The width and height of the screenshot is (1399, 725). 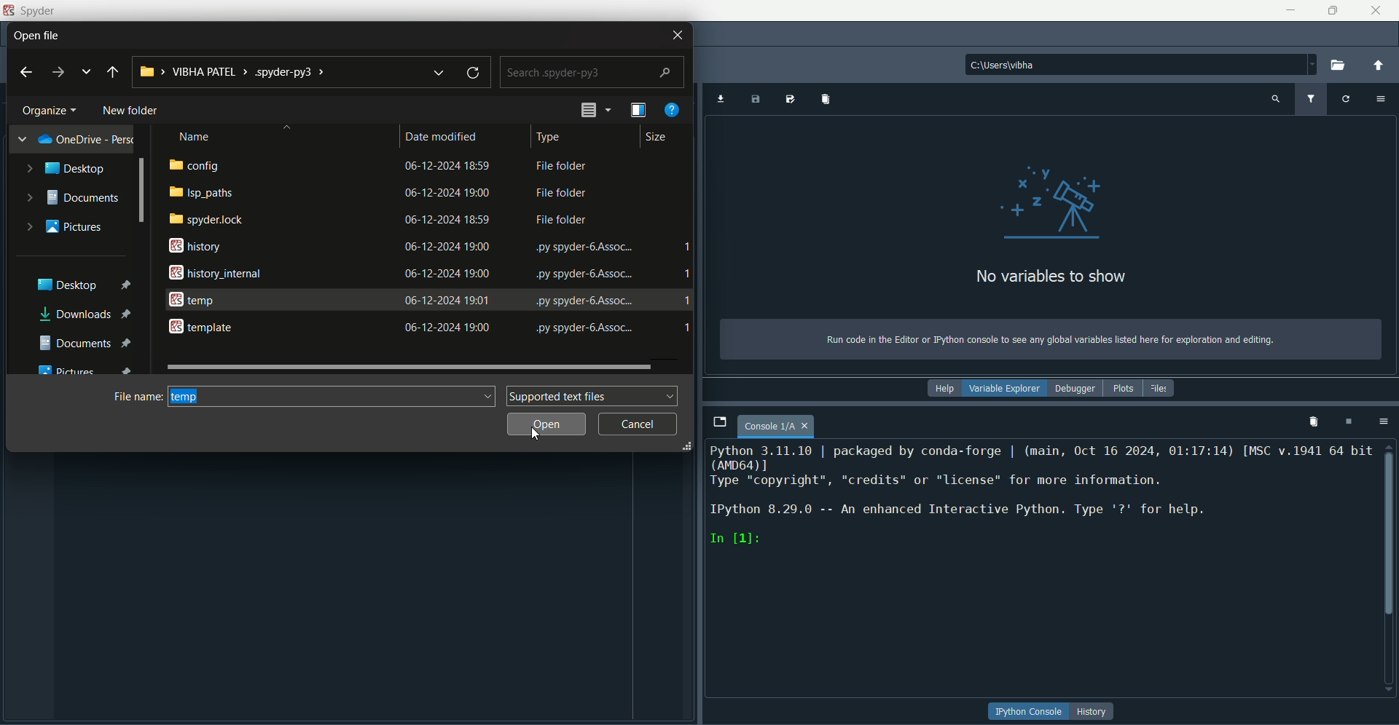 I want to click on Cursor, so click(x=313, y=313).